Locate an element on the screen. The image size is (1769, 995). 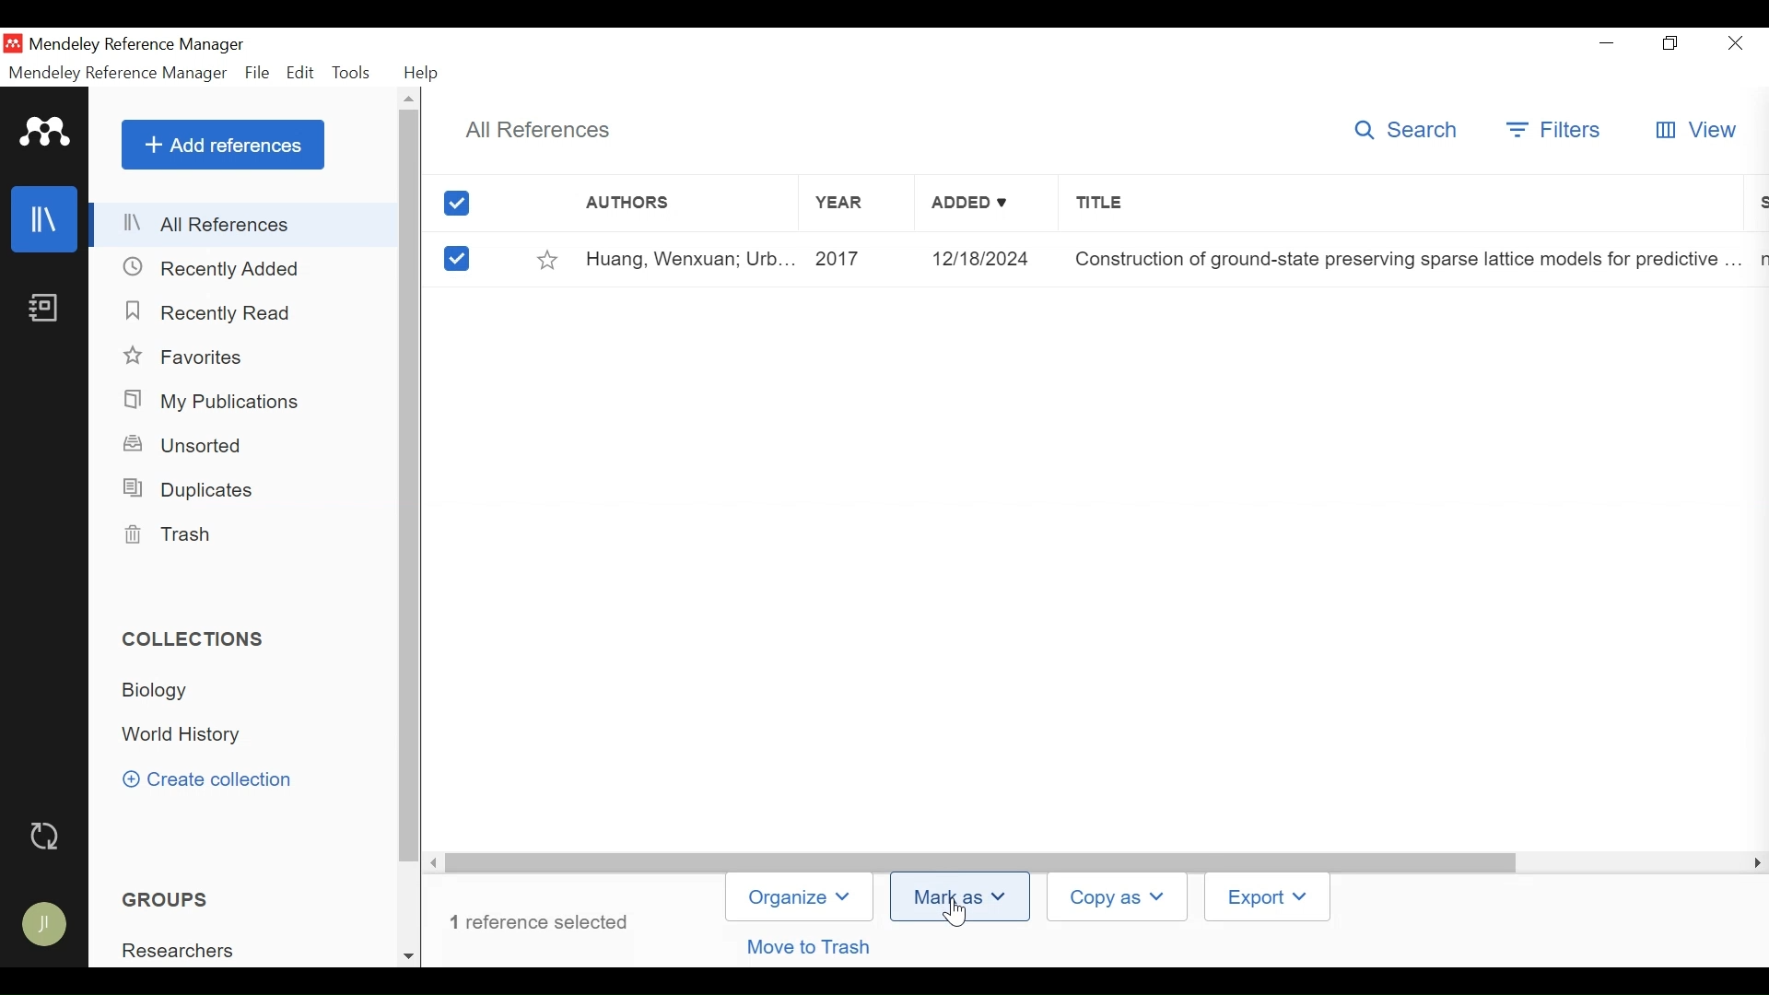
View is located at coordinates (1695, 132).